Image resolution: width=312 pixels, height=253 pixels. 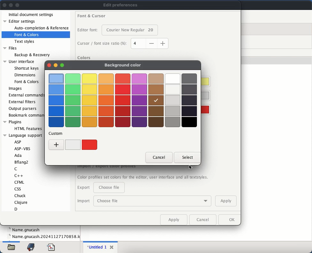 What do you see at coordinates (18, 156) in the screenshot?
I see `Ada` at bounding box center [18, 156].